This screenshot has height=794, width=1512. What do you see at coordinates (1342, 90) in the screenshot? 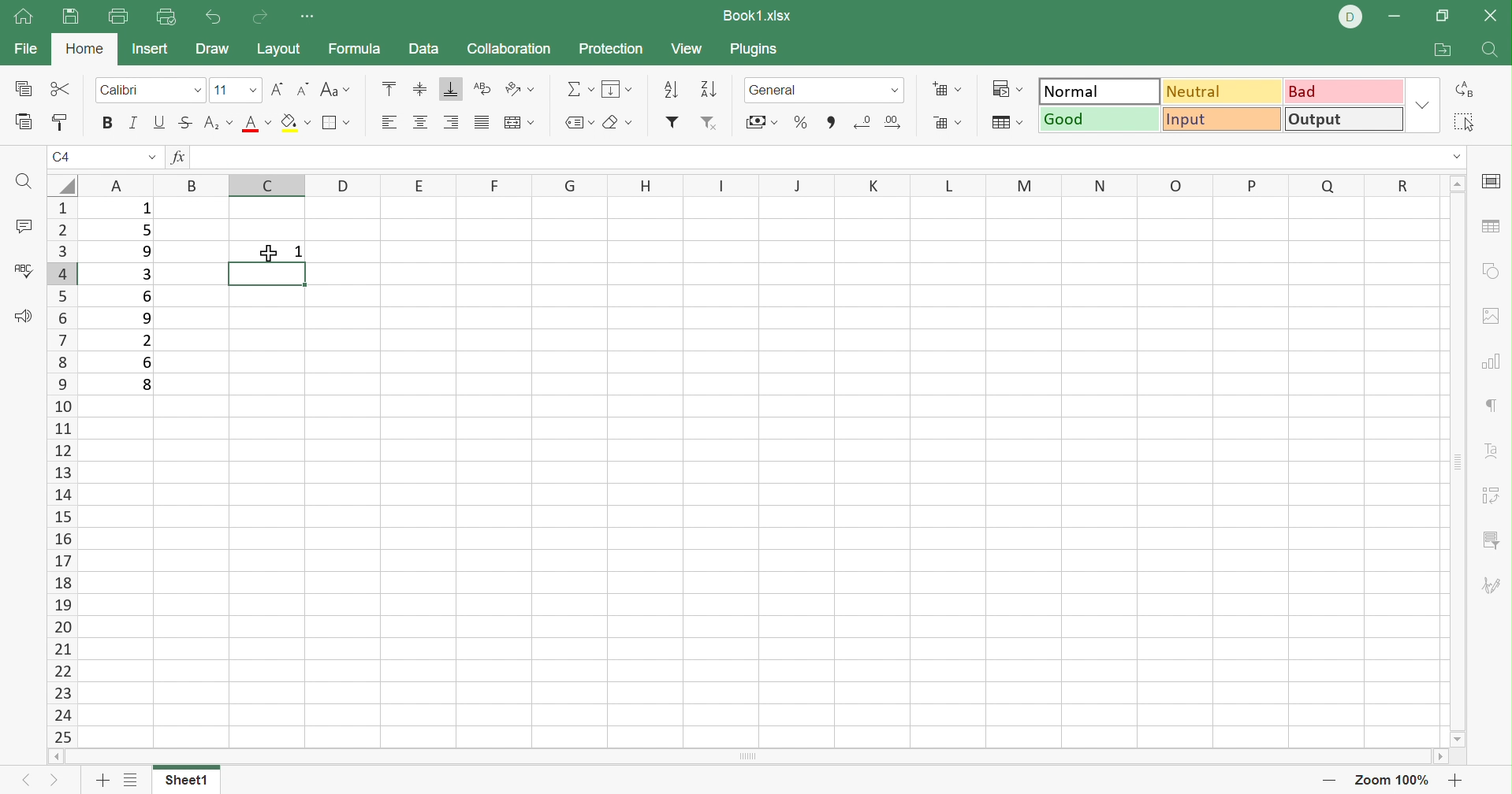
I see `Bad` at bounding box center [1342, 90].